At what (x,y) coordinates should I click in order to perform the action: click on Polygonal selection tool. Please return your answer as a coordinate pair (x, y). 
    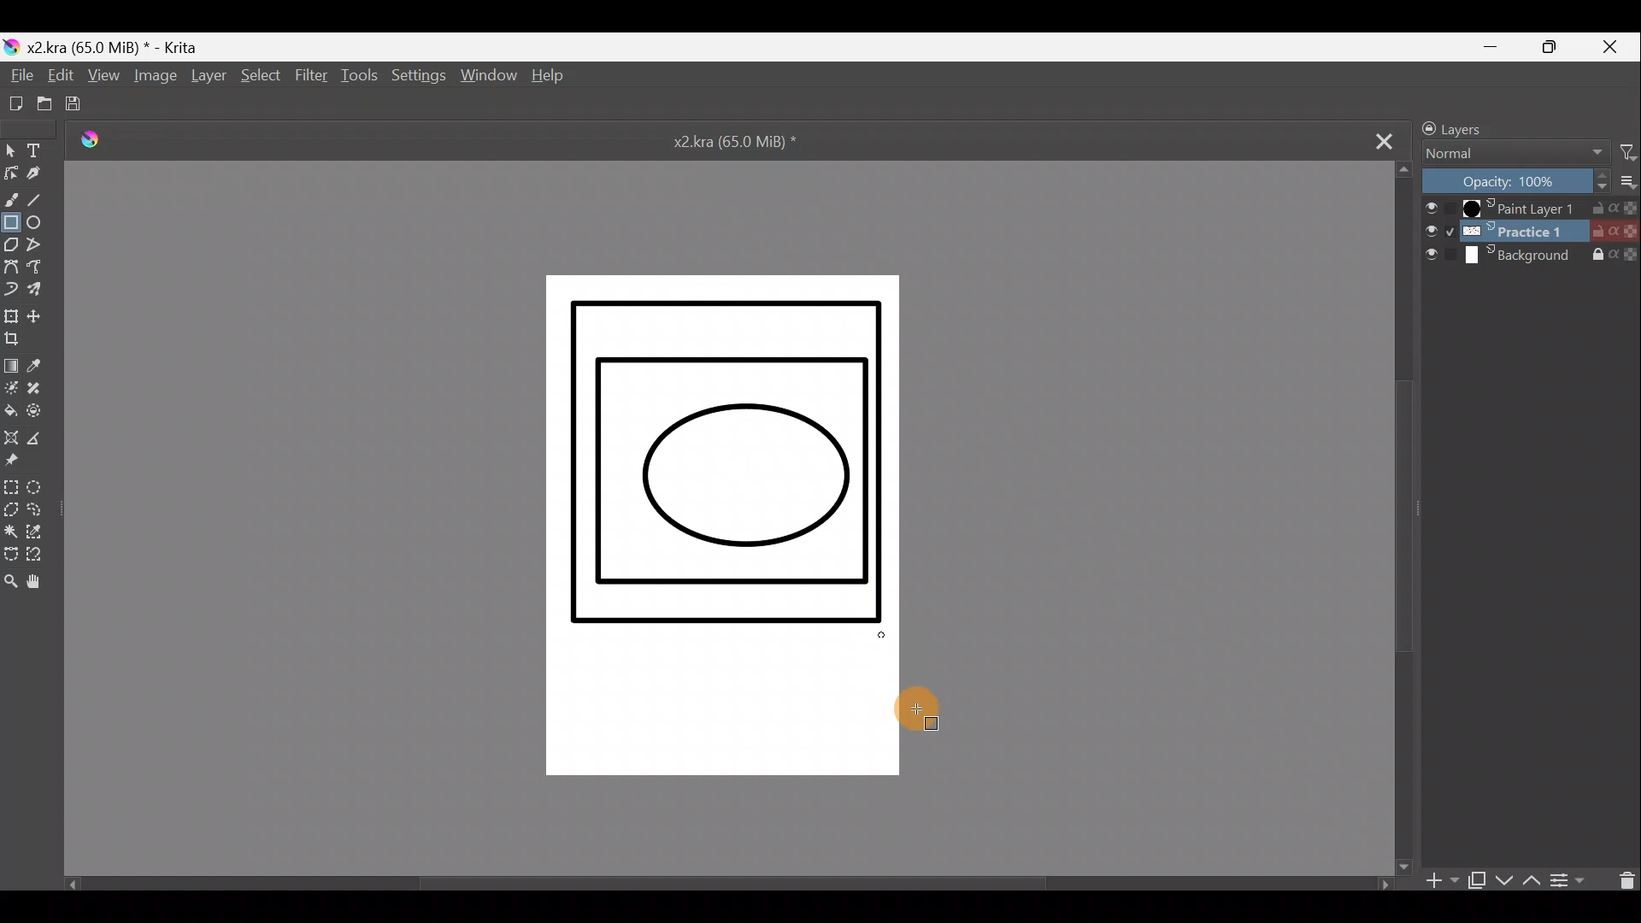
    Looking at the image, I should click on (11, 513).